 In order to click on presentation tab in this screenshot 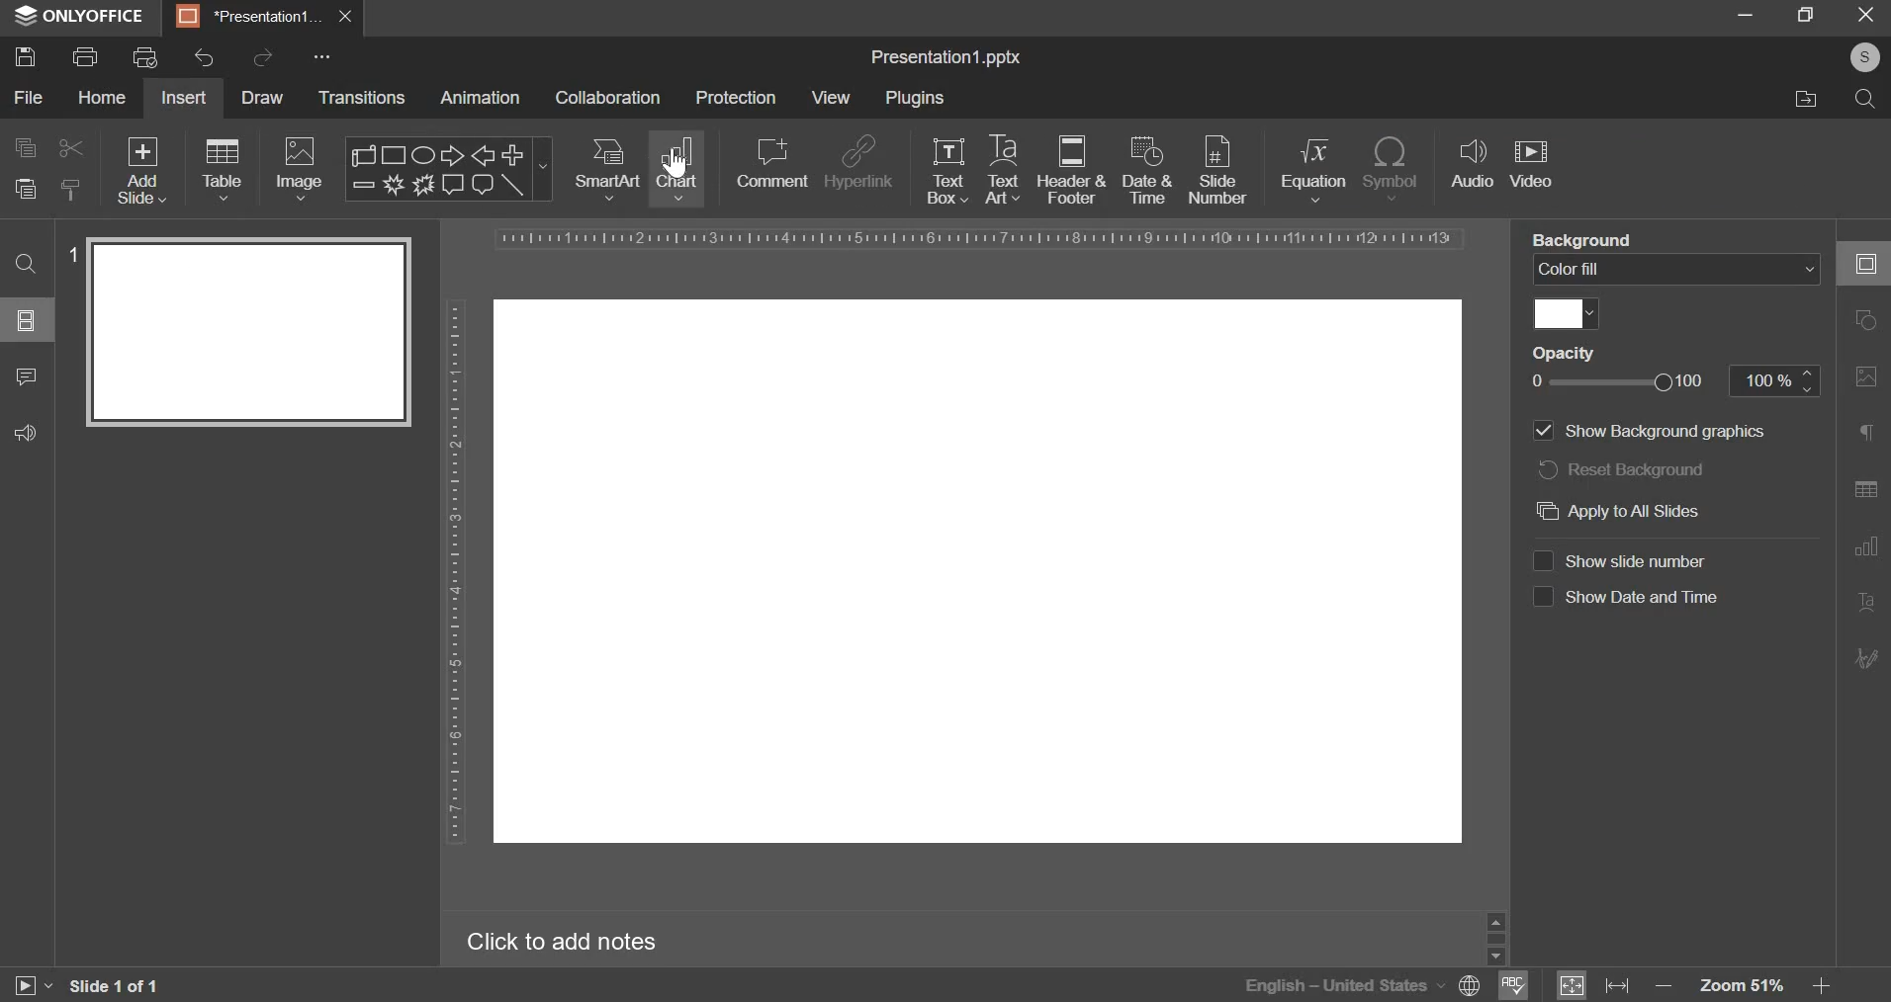, I will do `click(251, 17)`.